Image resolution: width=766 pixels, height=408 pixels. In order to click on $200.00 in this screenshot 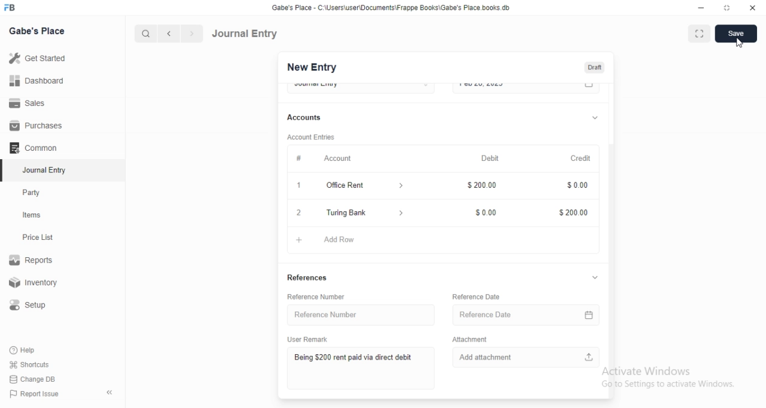, I will do `click(573, 214)`.